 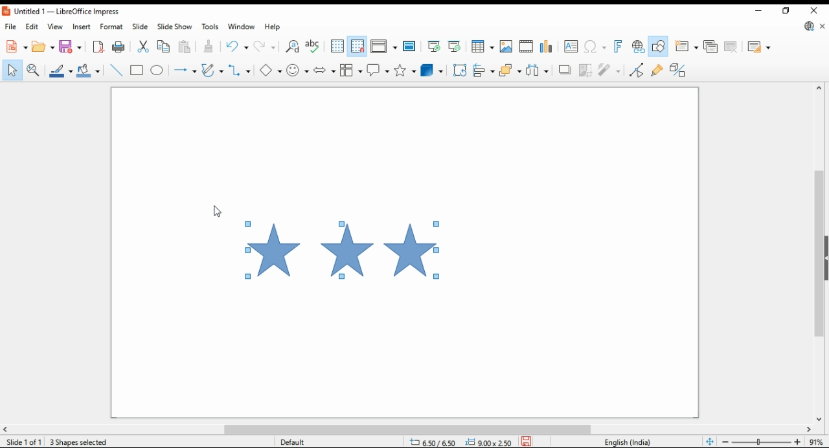 I want to click on flowchart, so click(x=350, y=70).